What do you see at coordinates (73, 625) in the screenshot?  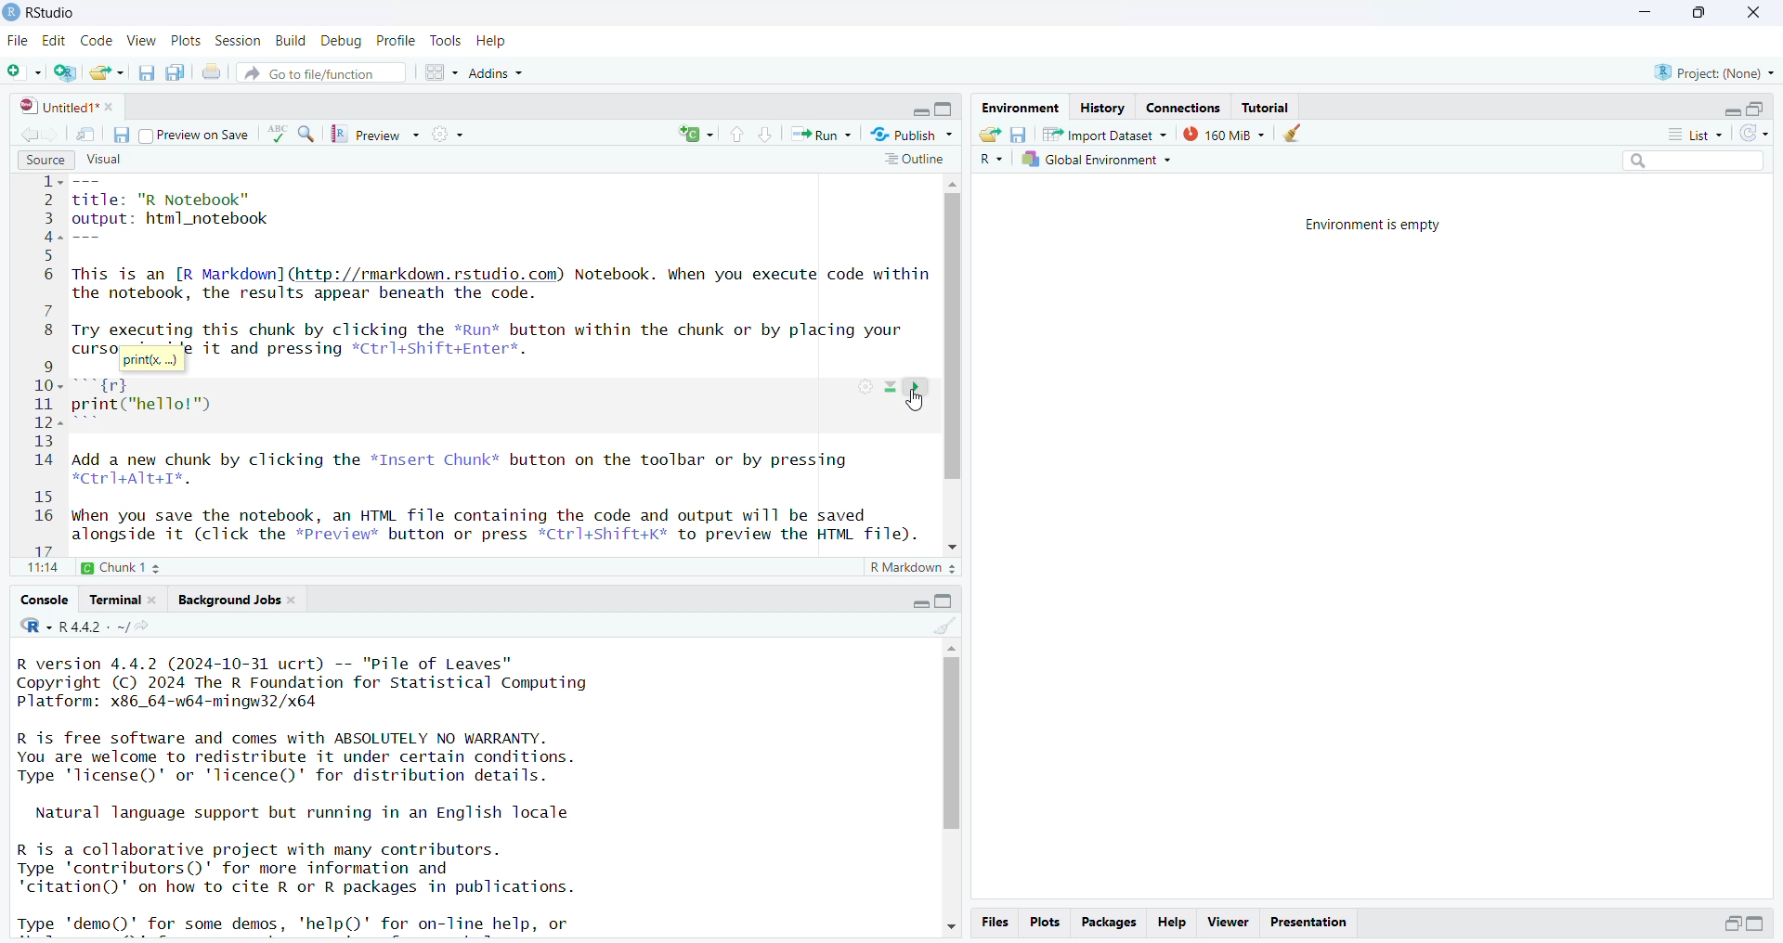 I see `R.4.4.2` at bounding box center [73, 625].